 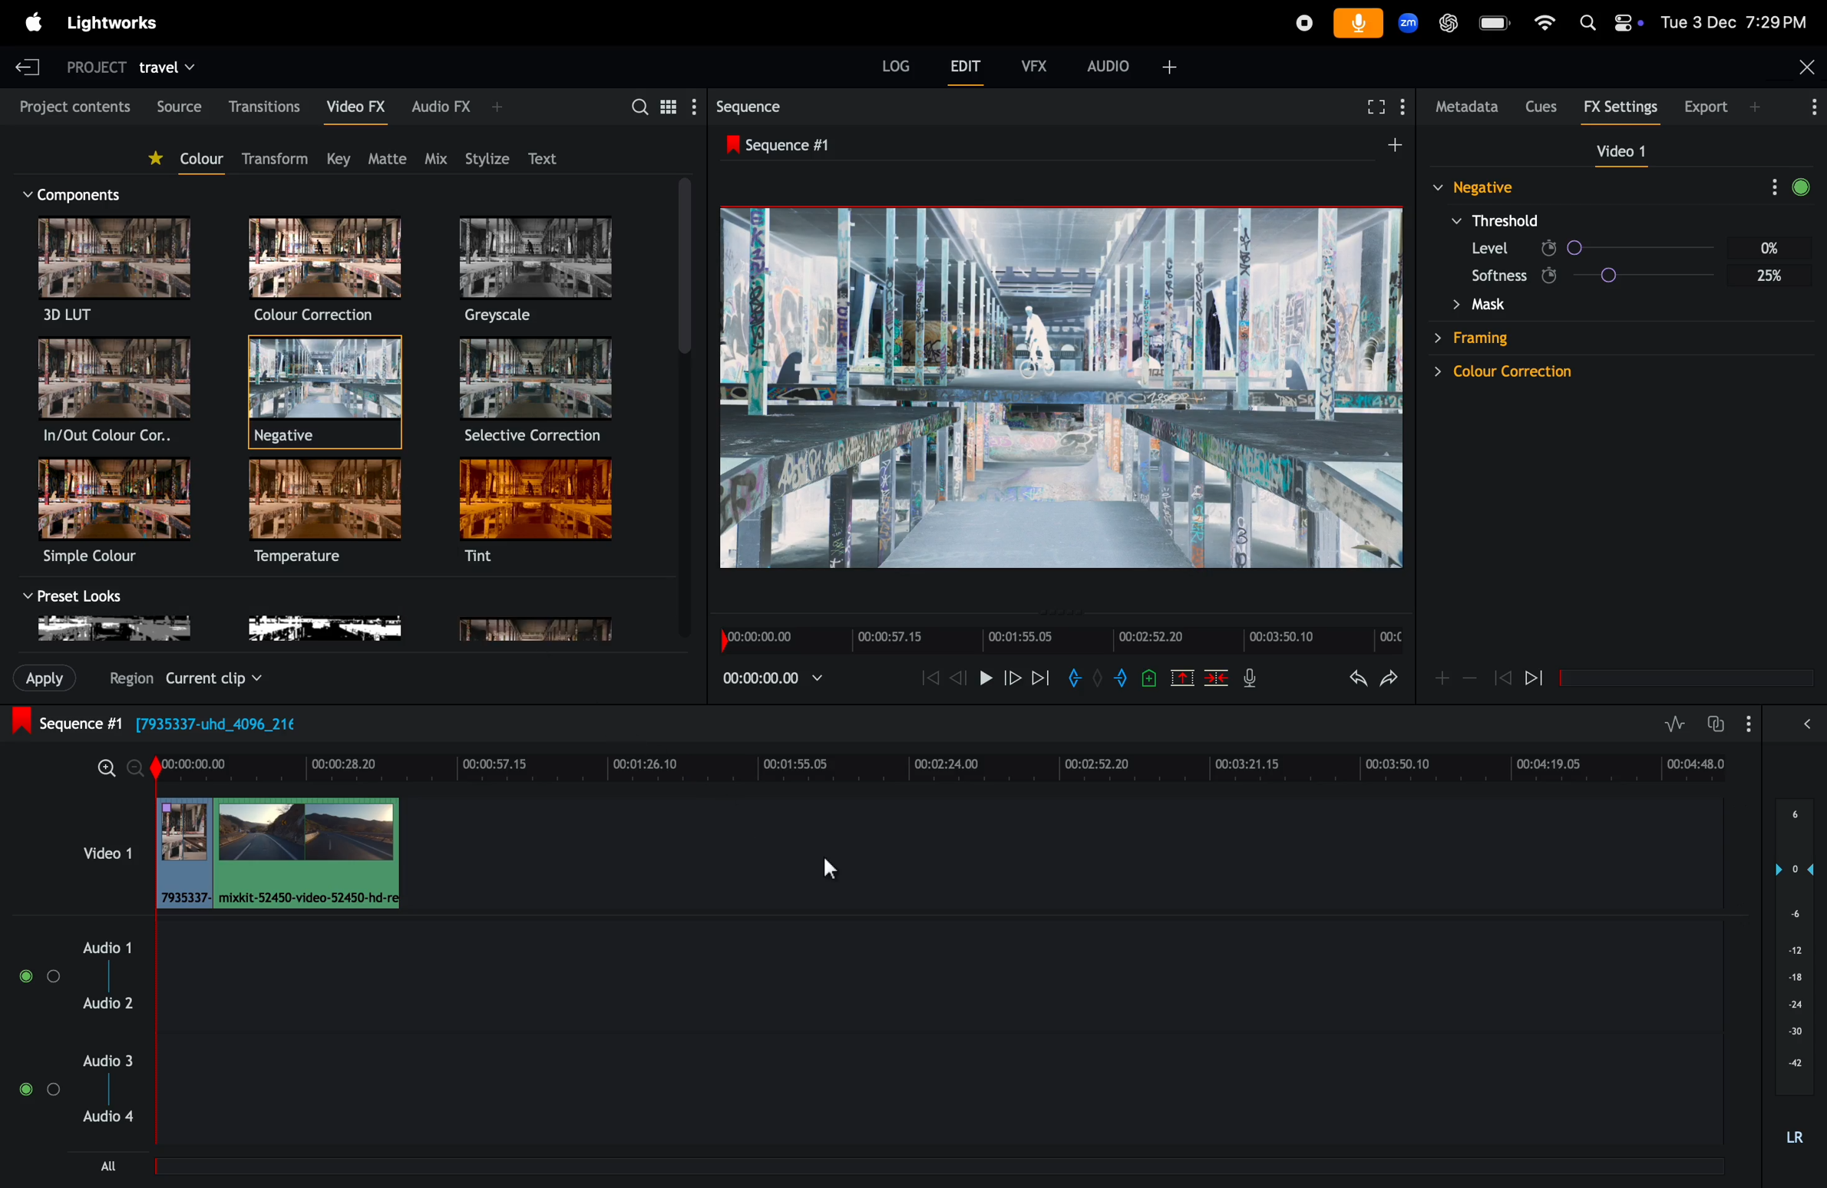 What do you see at coordinates (435, 157) in the screenshot?
I see `Mix` at bounding box center [435, 157].